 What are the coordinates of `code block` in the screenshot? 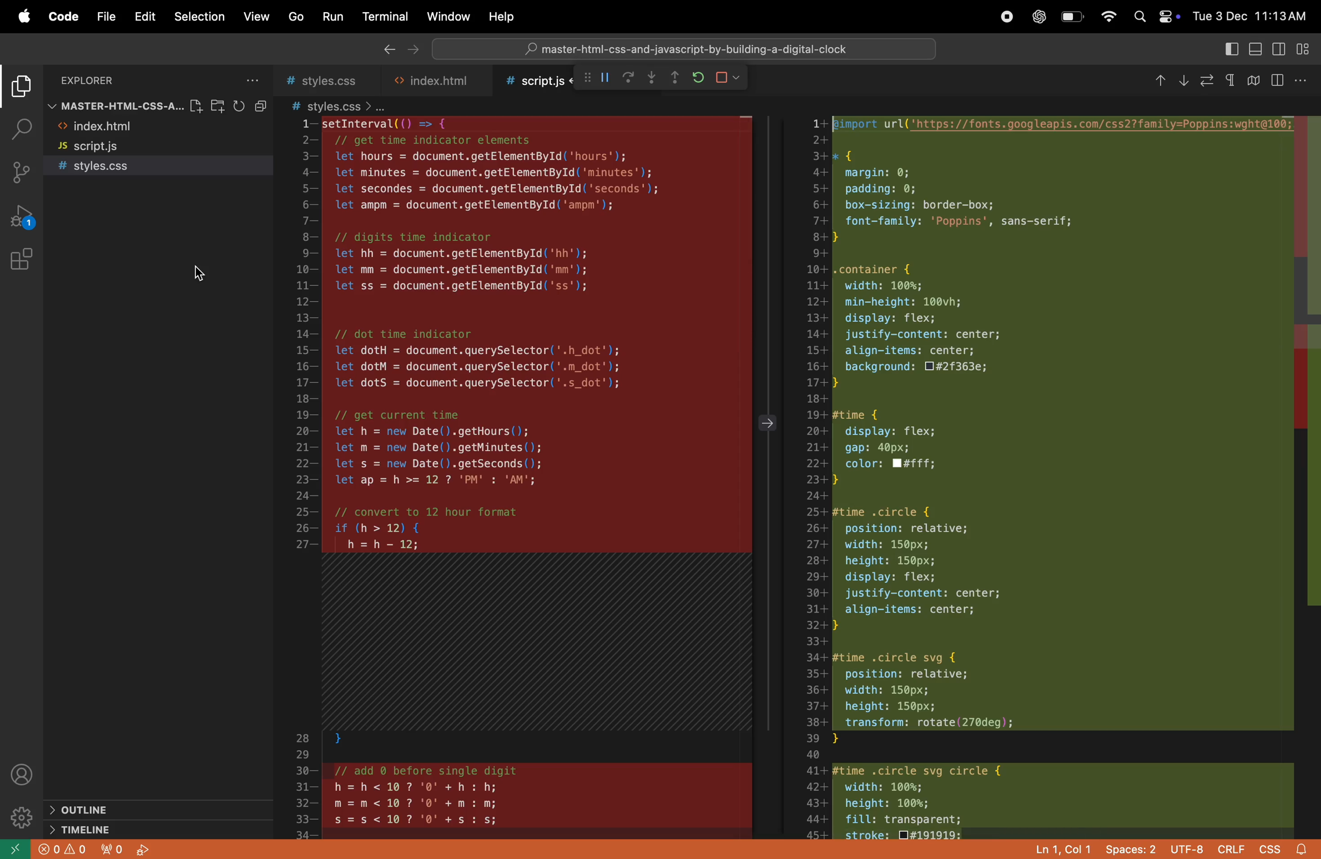 It's located at (1062, 476).